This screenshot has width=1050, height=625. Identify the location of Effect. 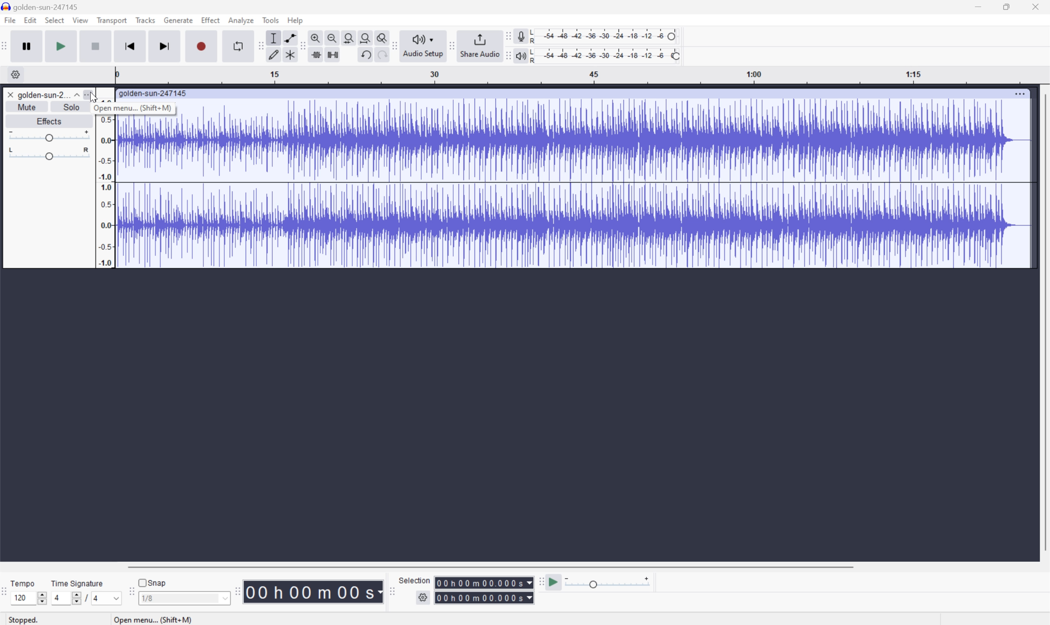
(211, 21).